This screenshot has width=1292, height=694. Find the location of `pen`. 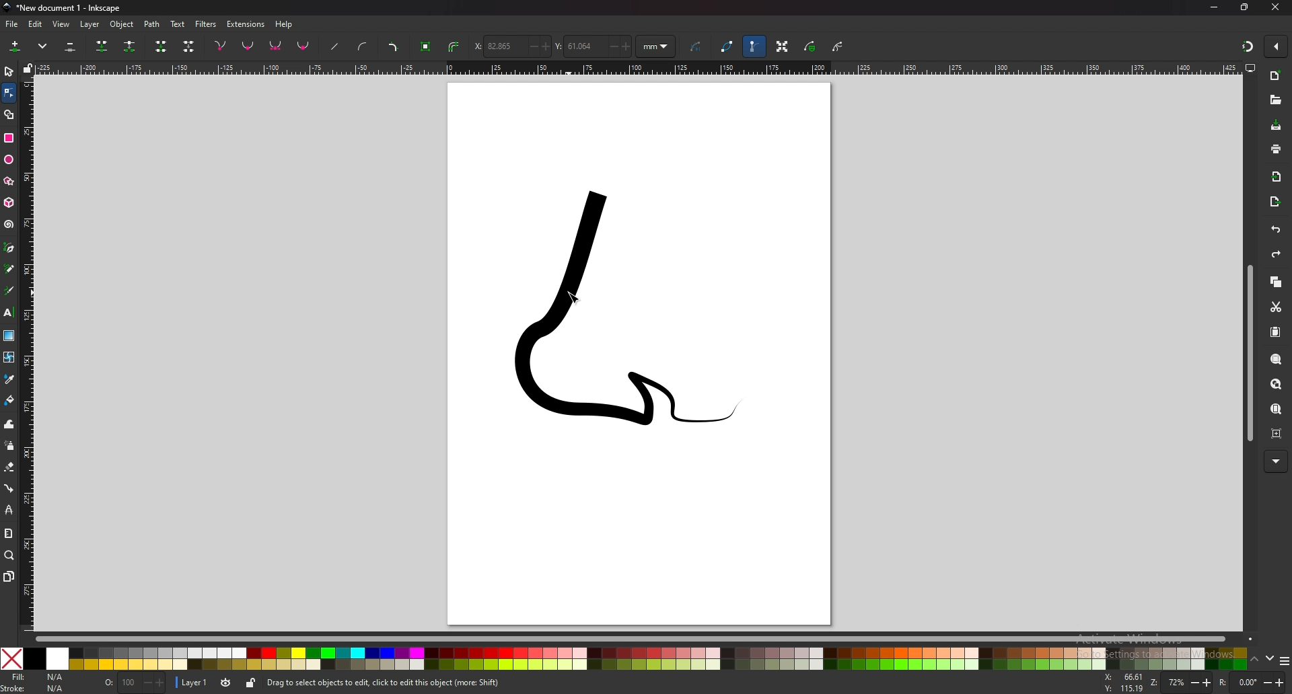

pen is located at coordinates (9, 248).